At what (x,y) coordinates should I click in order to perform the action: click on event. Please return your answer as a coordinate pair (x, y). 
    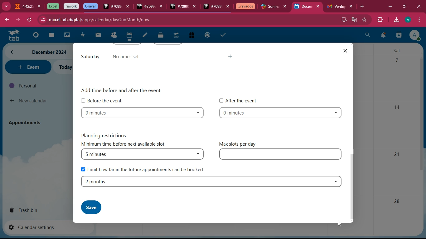
    Looking at the image, I should click on (27, 67).